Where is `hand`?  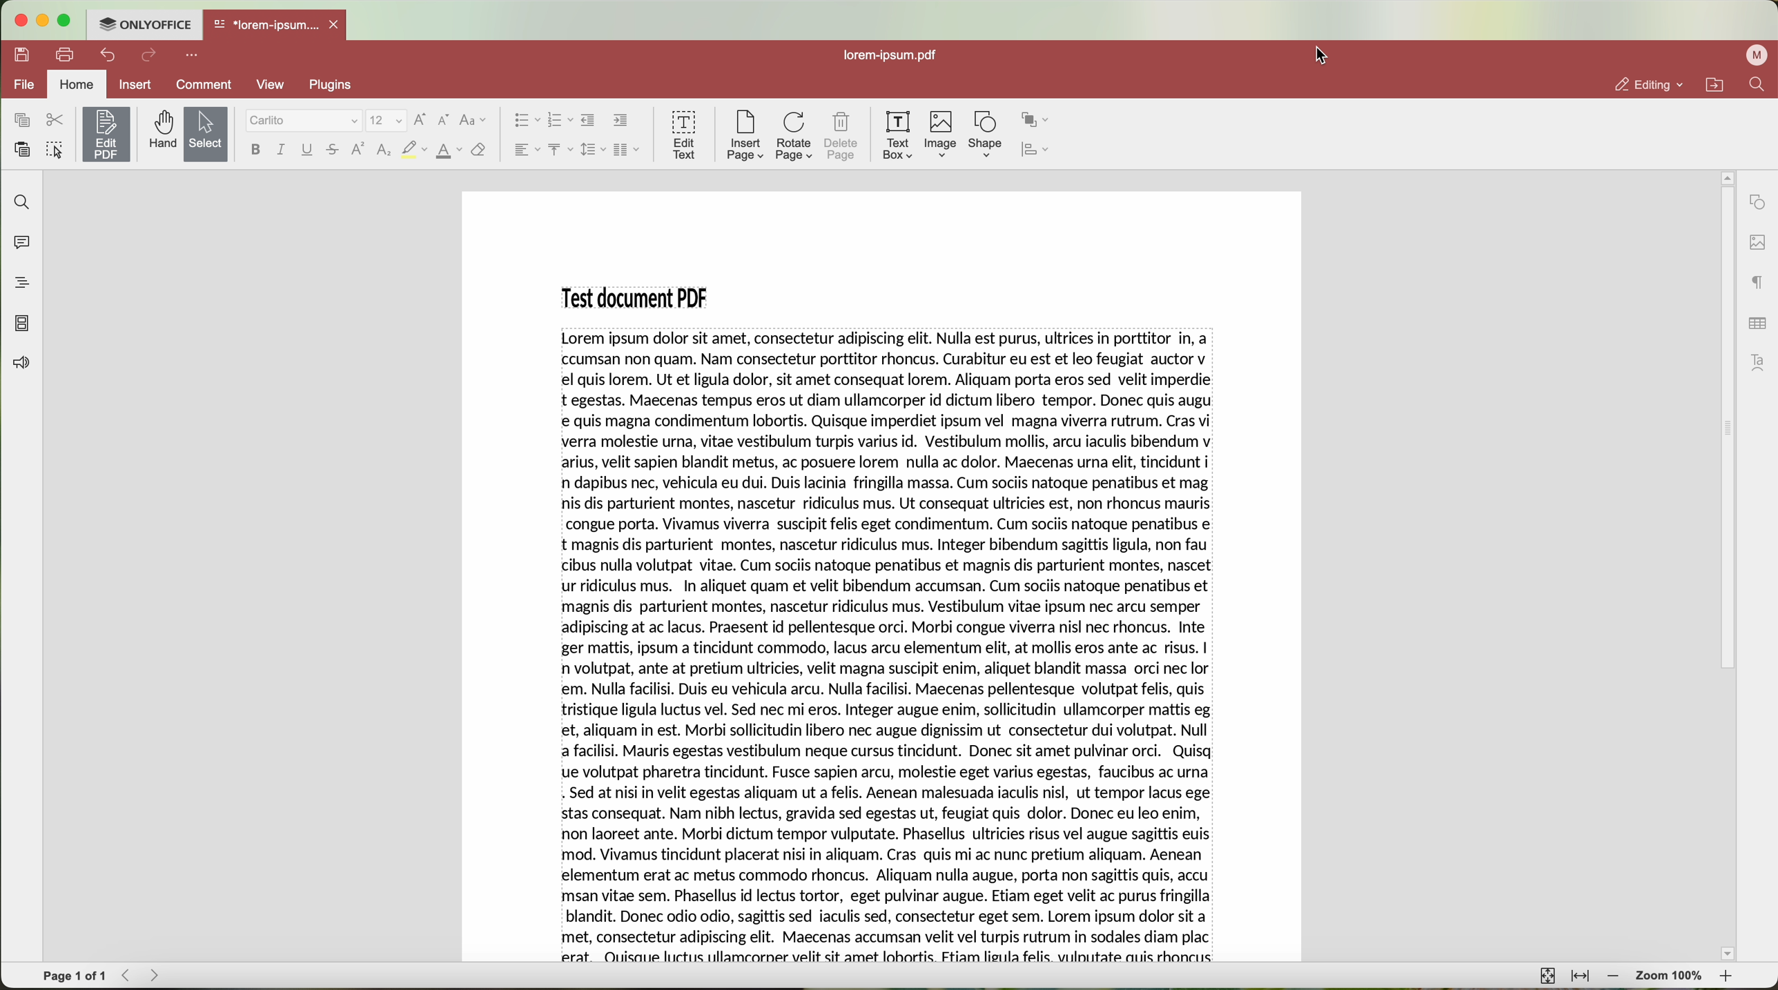 hand is located at coordinates (159, 132).